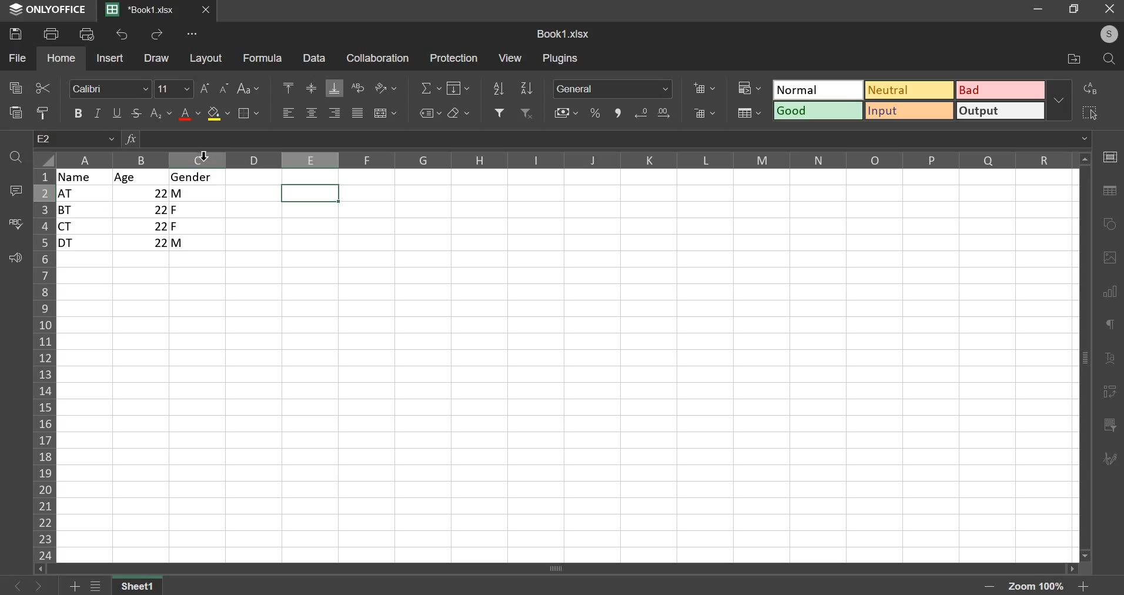  I want to click on cell settings, so click(1110, 156).